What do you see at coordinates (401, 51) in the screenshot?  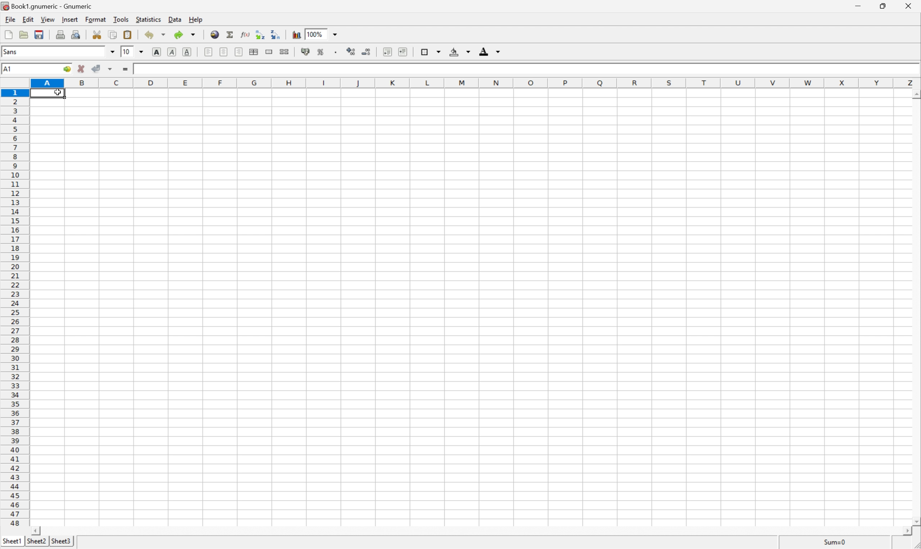 I see `increase indent` at bounding box center [401, 51].